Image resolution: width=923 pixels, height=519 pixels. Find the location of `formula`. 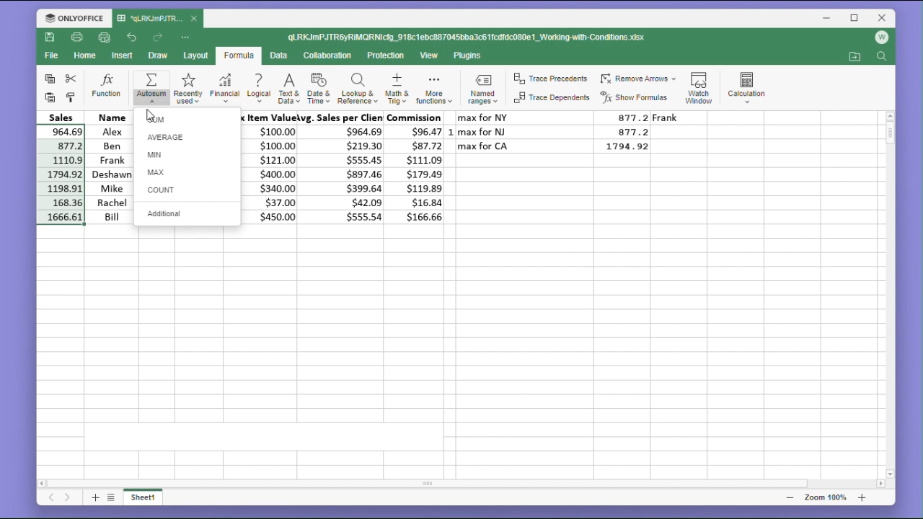

formula is located at coordinates (238, 56).